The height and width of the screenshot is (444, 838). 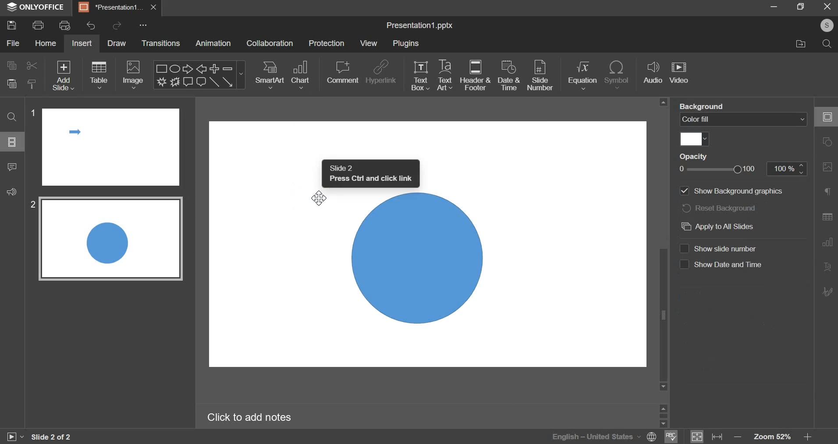 What do you see at coordinates (807, 436) in the screenshot?
I see `increase zoom` at bounding box center [807, 436].